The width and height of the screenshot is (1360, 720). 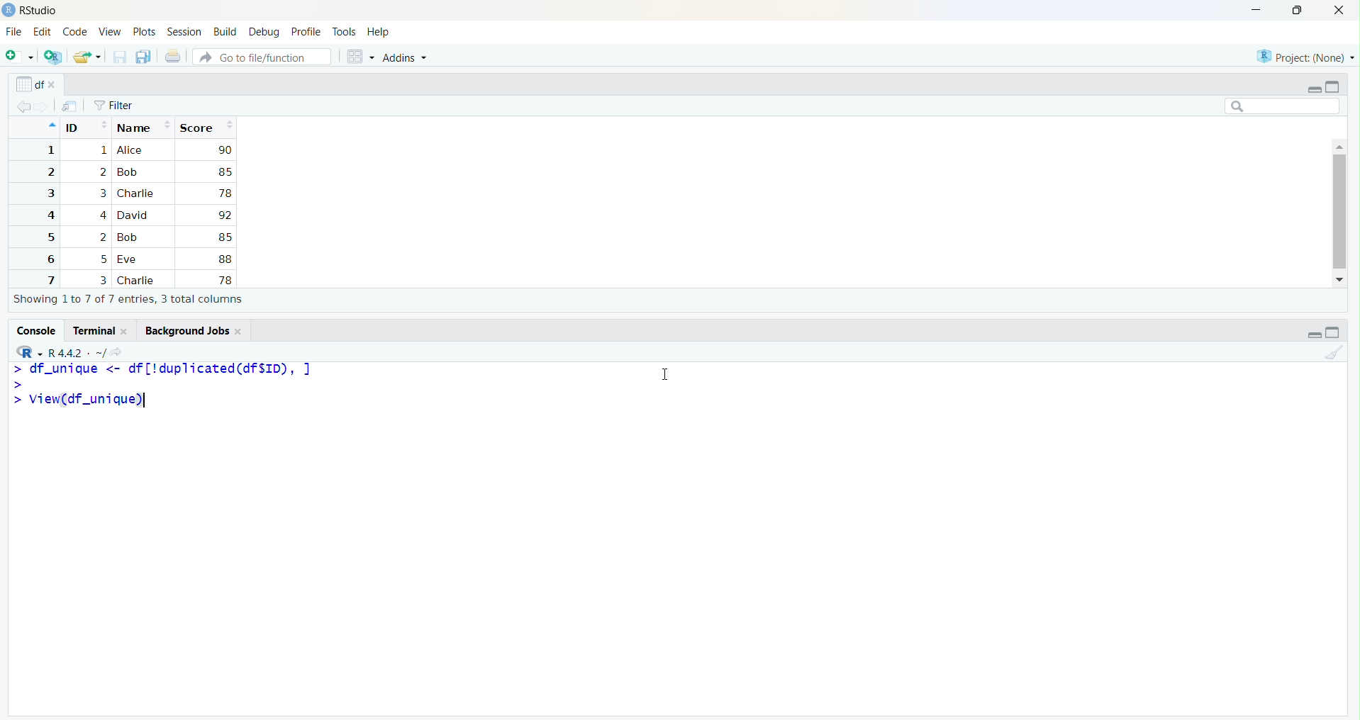 I want to click on scroll down, so click(x=1341, y=280).